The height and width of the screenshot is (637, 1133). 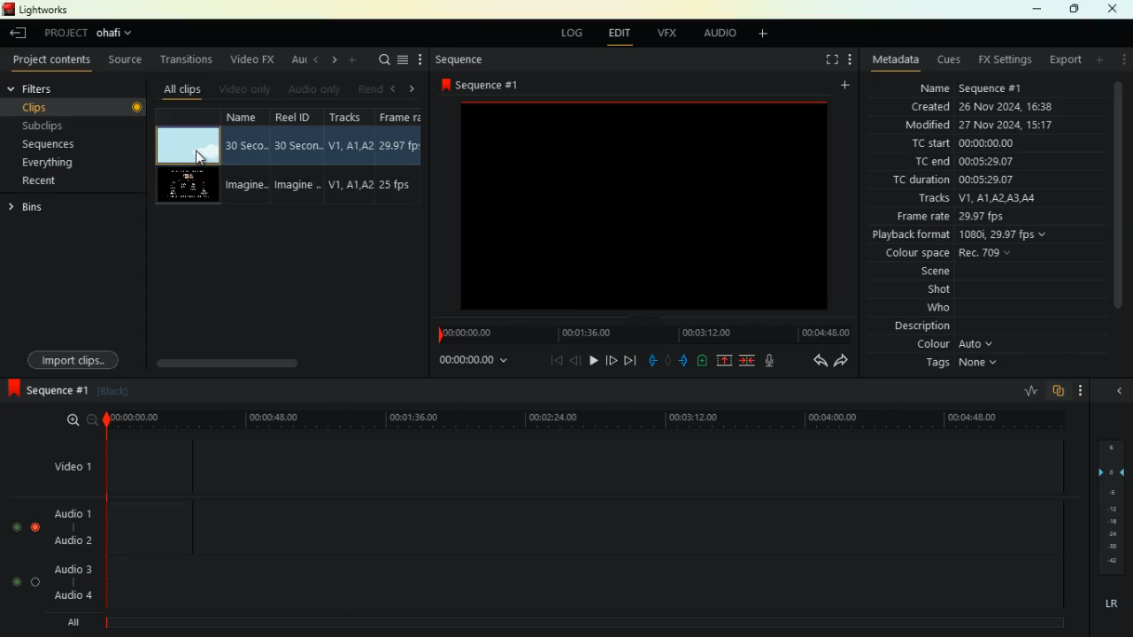 I want to click on battery, so click(x=701, y=362).